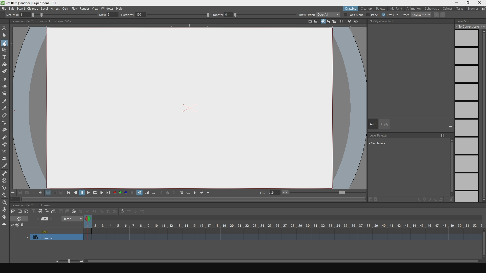 The height and width of the screenshot is (273, 486). Describe the element at coordinates (40, 193) in the screenshot. I see `define region` at that location.